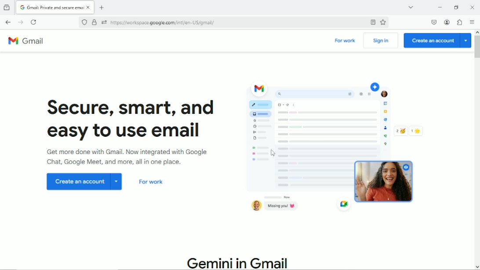 The height and width of the screenshot is (270, 480). What do you see at coordinates (433, 22) in the screenshot?
I see `Save to pocket` at bounding box center [433, 22].